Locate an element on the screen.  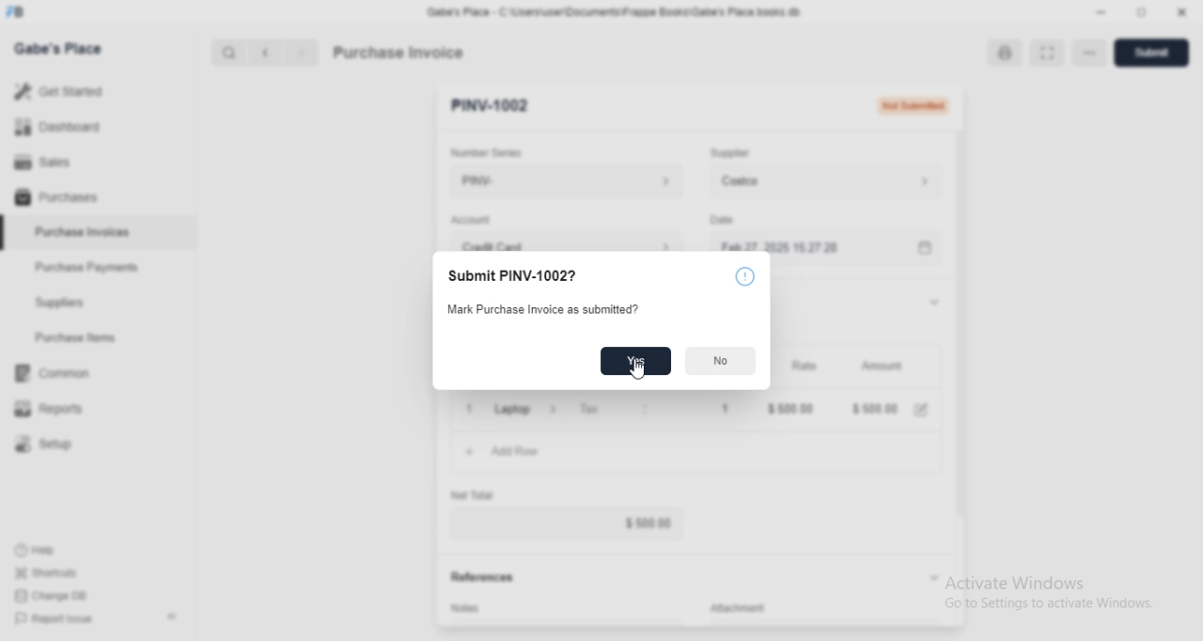
Purchase Invoice is located at coordinates (399, 52).